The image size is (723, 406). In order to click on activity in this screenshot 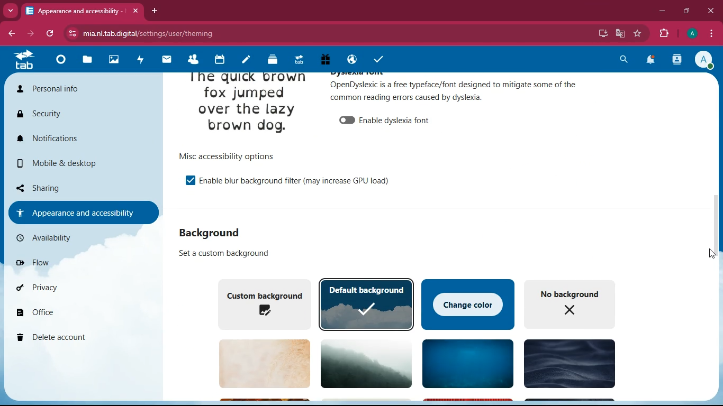, I will do `click(677, 60)`.